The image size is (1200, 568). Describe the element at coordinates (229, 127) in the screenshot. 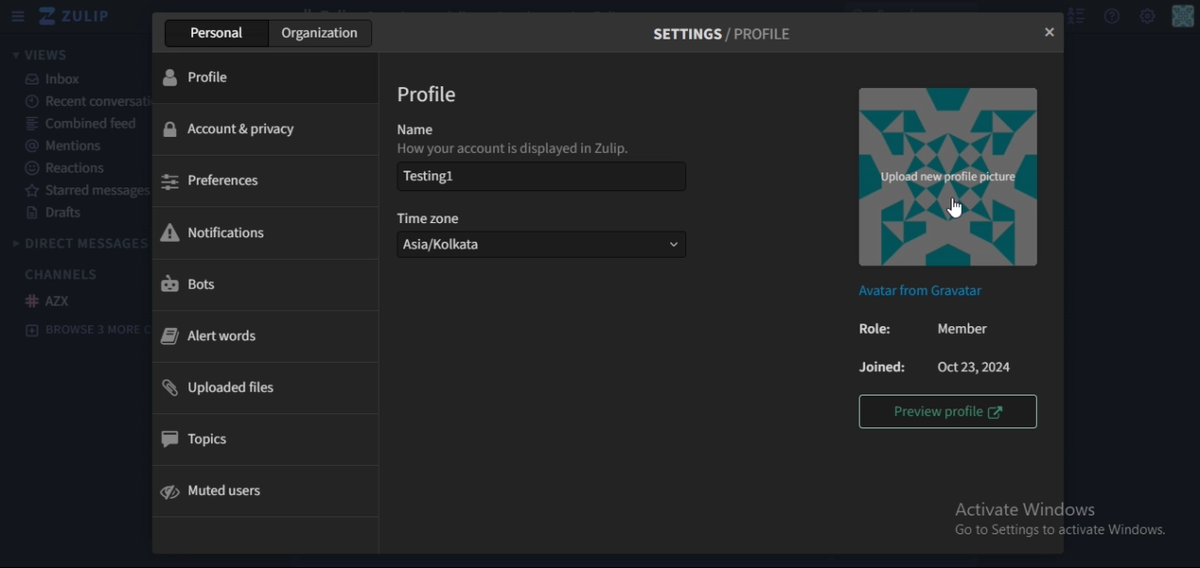

I see `account & privacy` at that location.